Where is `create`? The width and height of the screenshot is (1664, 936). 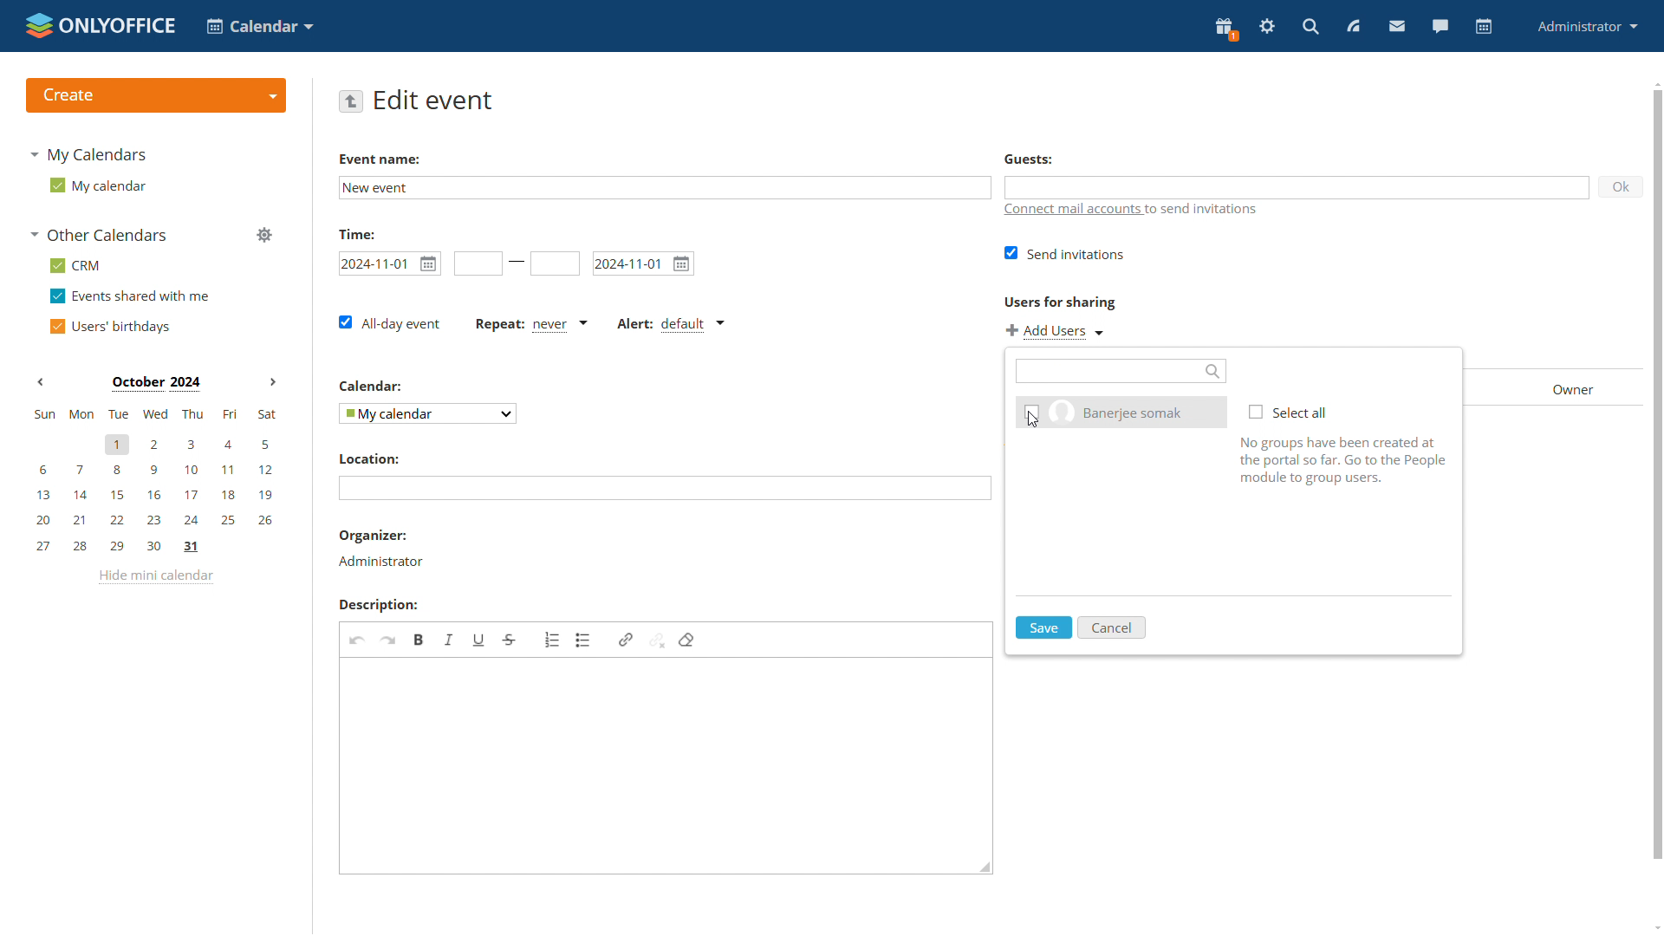
create is located at coordinates (156, 95).